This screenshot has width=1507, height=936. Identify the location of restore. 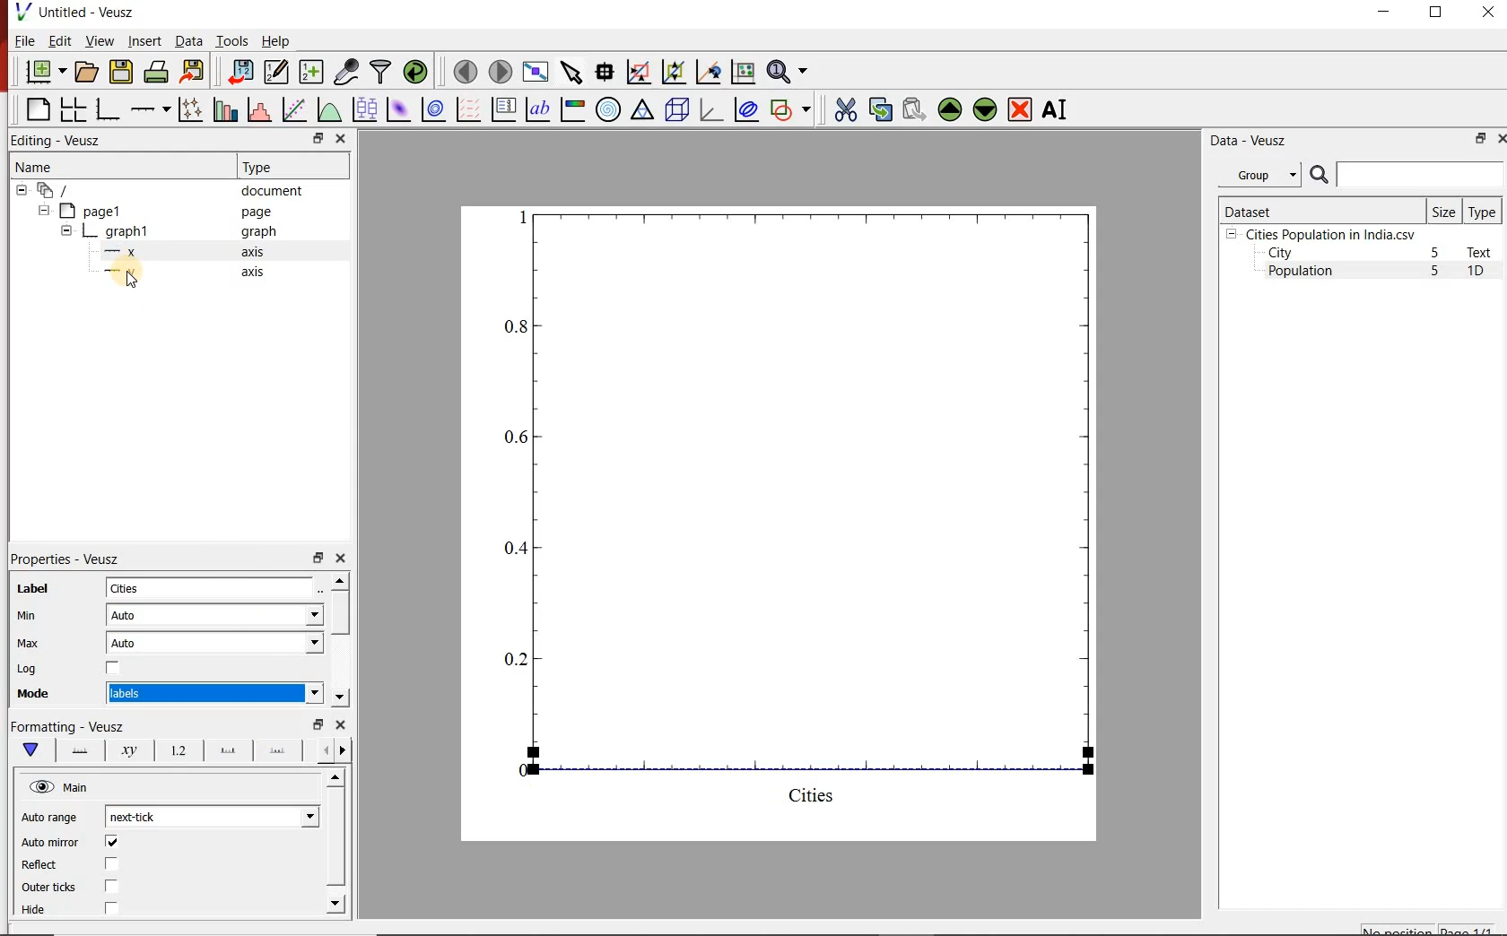
(317, 724).